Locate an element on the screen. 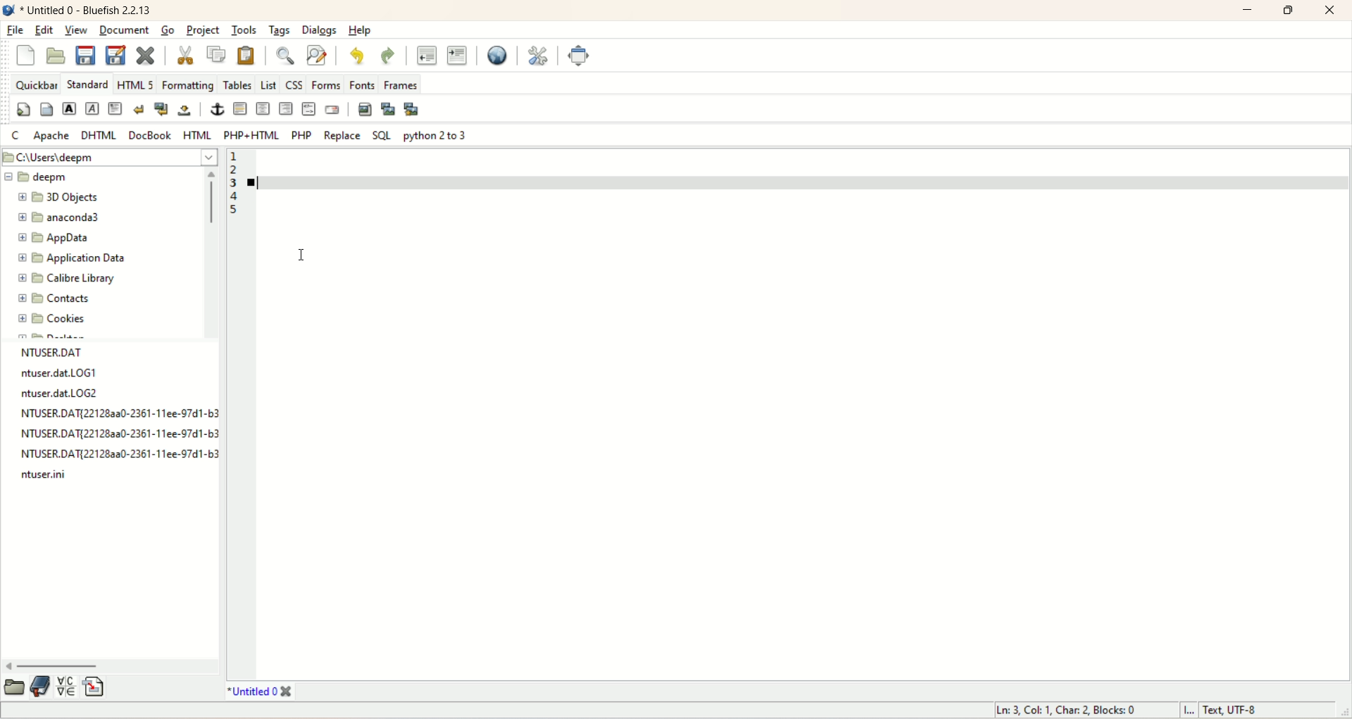 The image size is (1352, 719). file name is located at coordinates (66, 373).